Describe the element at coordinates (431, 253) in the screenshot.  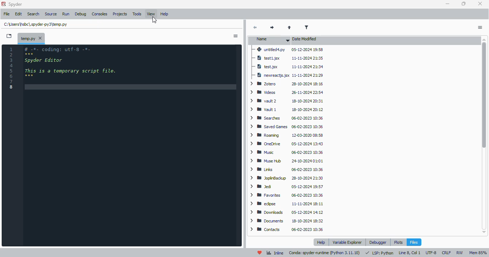
I see `UTF-8` at that location.